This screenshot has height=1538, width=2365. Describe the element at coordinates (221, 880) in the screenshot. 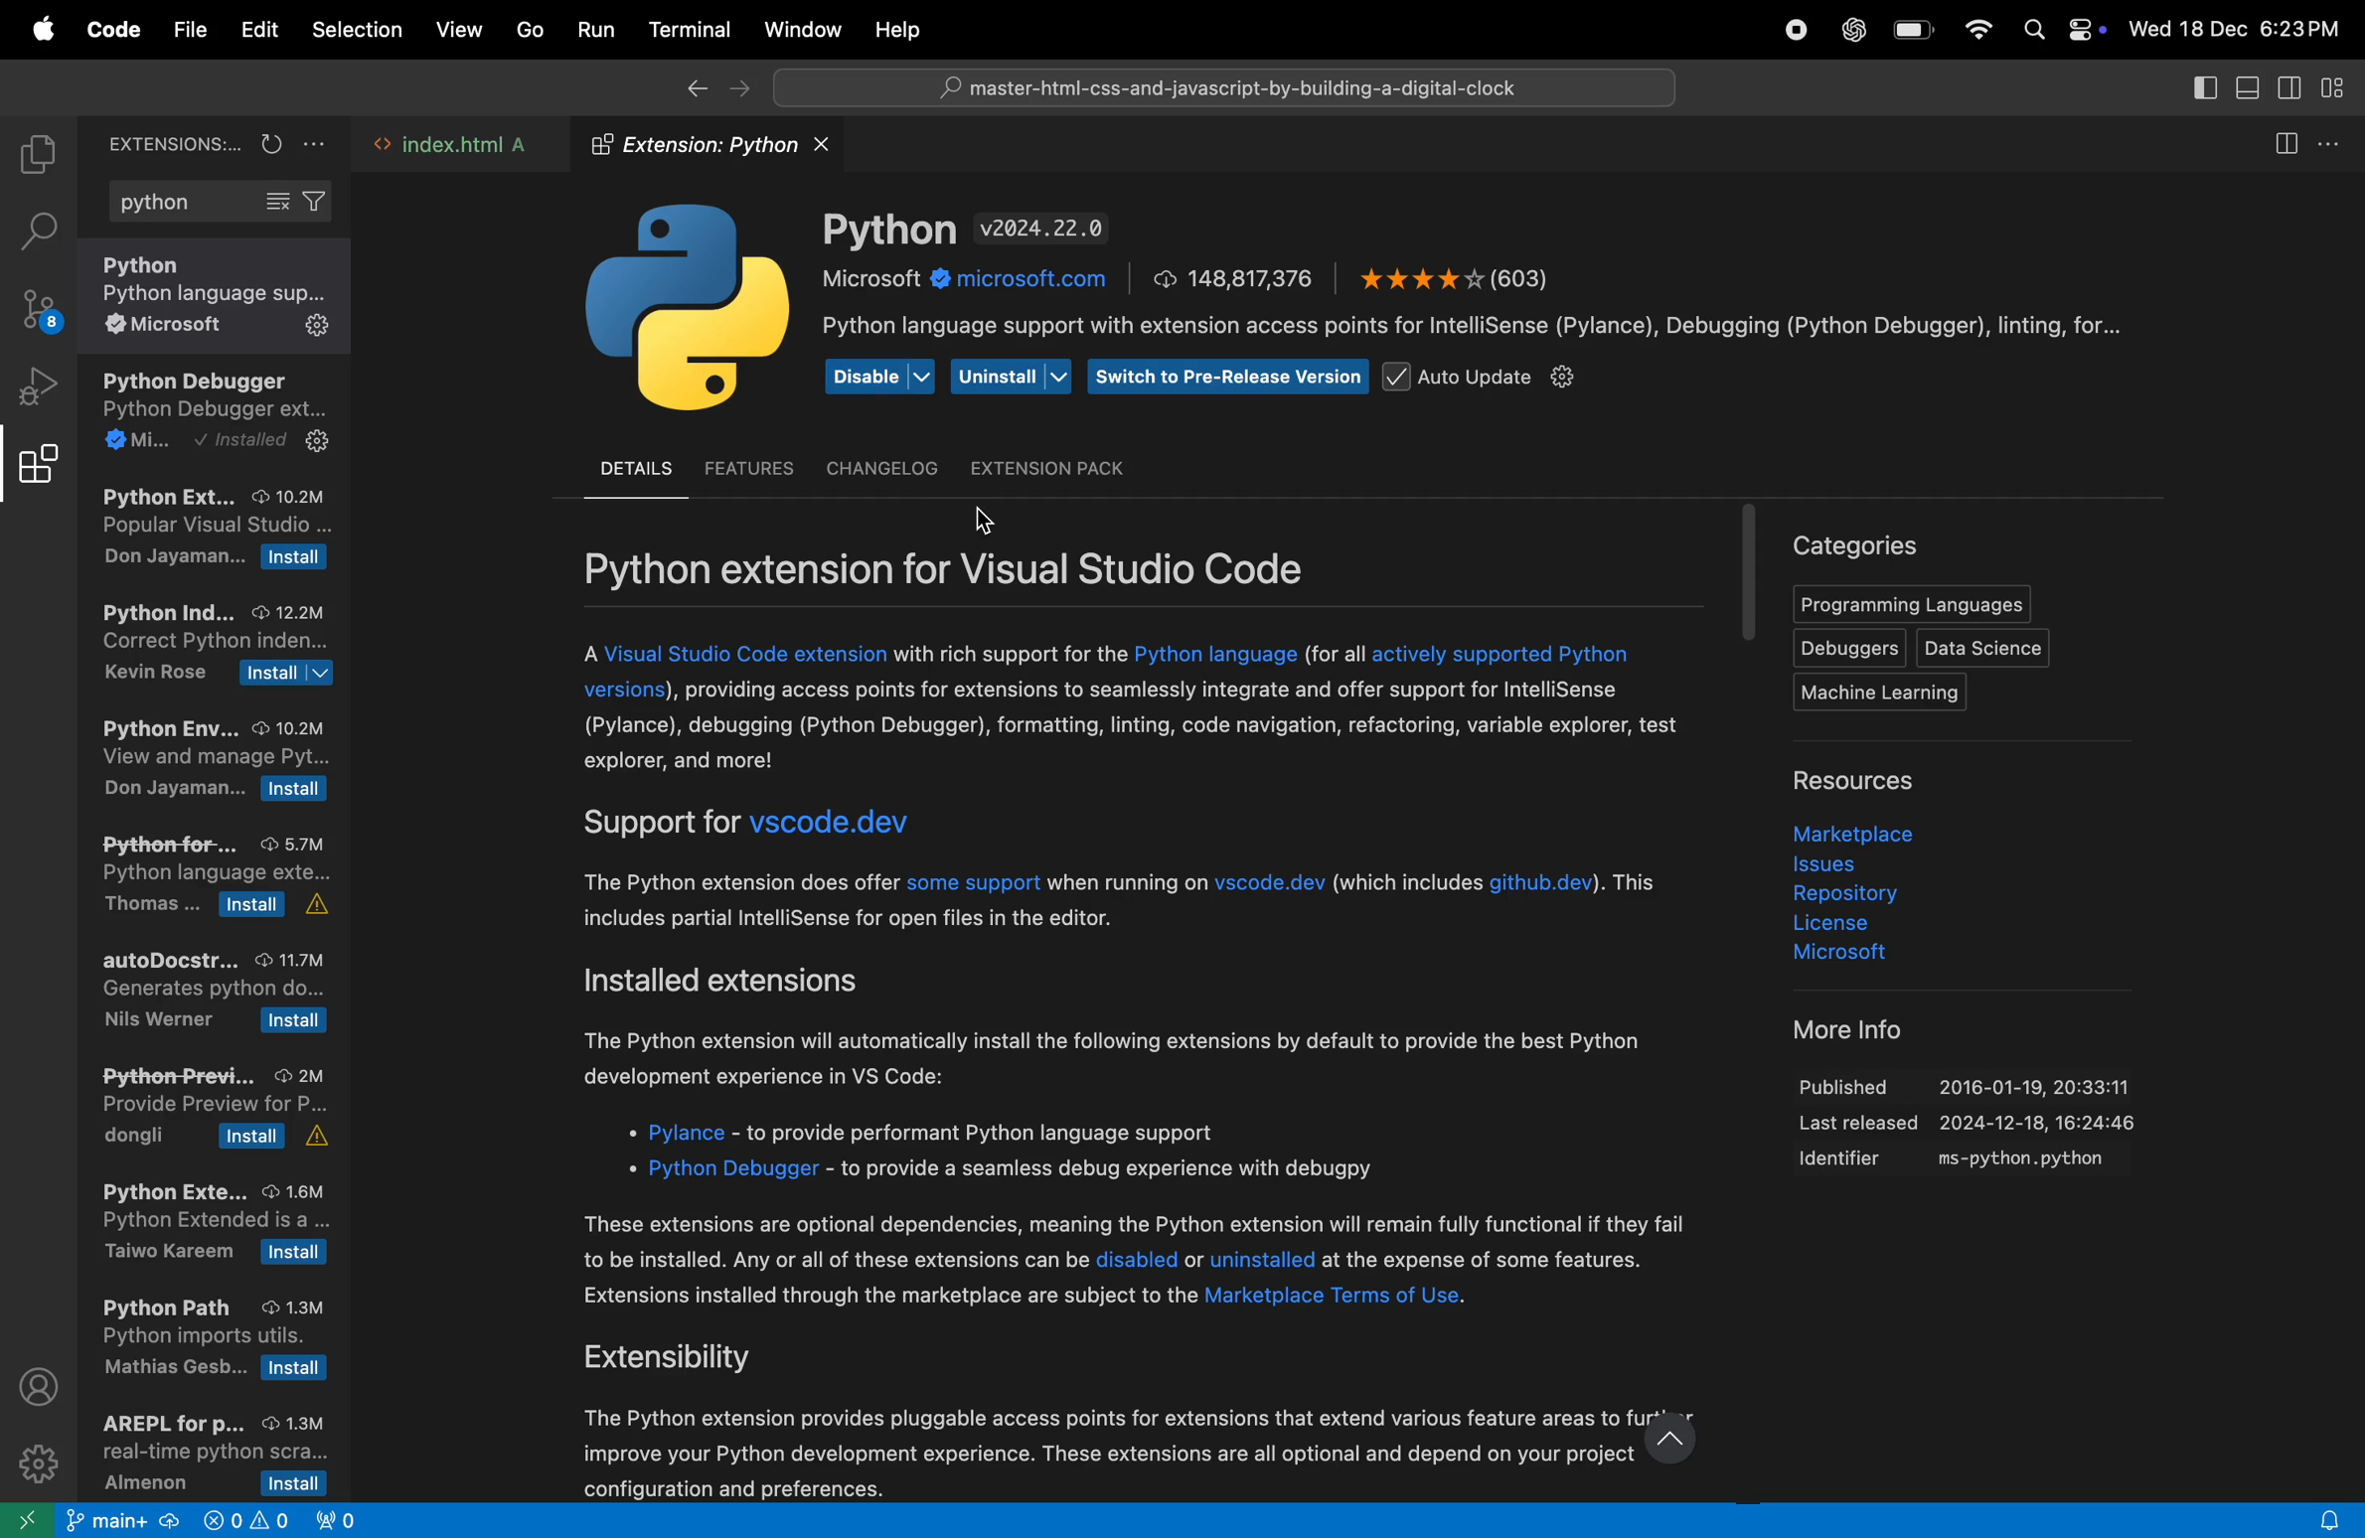

I see `python format` at that location.